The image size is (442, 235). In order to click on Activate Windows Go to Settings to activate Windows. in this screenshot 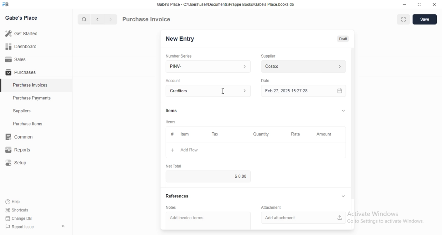, I will do `click(386, 217)`.